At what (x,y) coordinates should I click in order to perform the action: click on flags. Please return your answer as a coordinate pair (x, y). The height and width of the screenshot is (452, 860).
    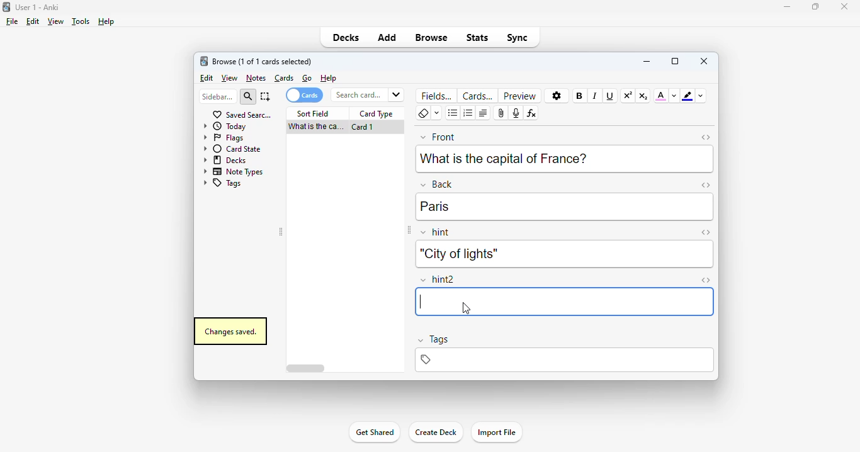
    Looking at the image, I should click on (222, 137).